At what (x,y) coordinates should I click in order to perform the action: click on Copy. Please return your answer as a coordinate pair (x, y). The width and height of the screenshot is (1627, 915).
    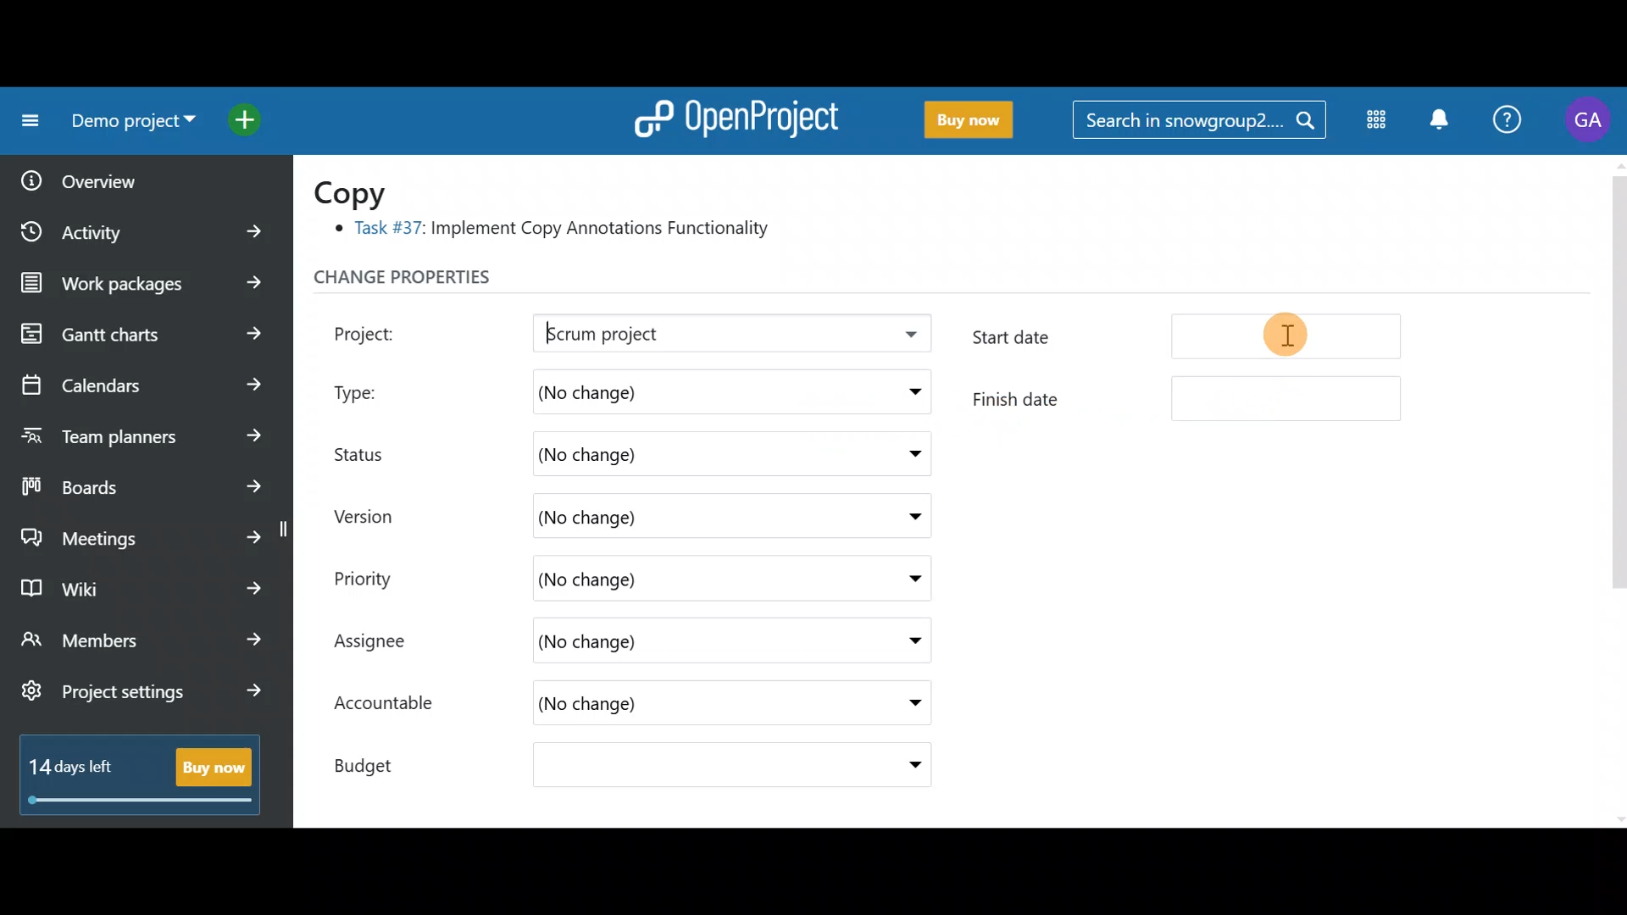
    Looking at the image, I should click on (361, 191).